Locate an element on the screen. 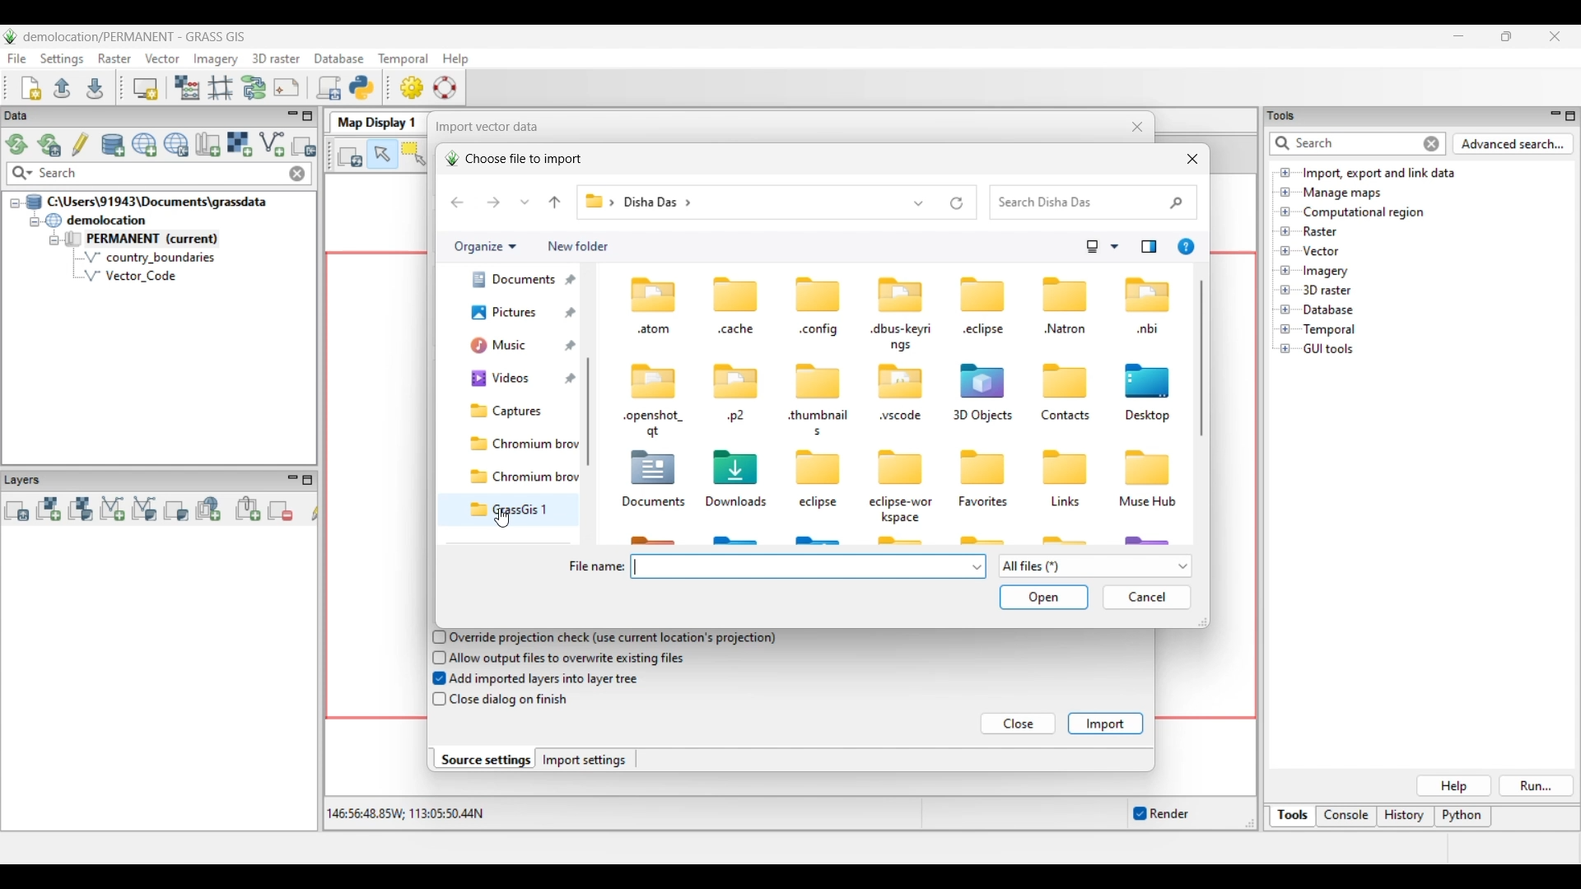  Path of current folder is located at coordinates (597, 202).